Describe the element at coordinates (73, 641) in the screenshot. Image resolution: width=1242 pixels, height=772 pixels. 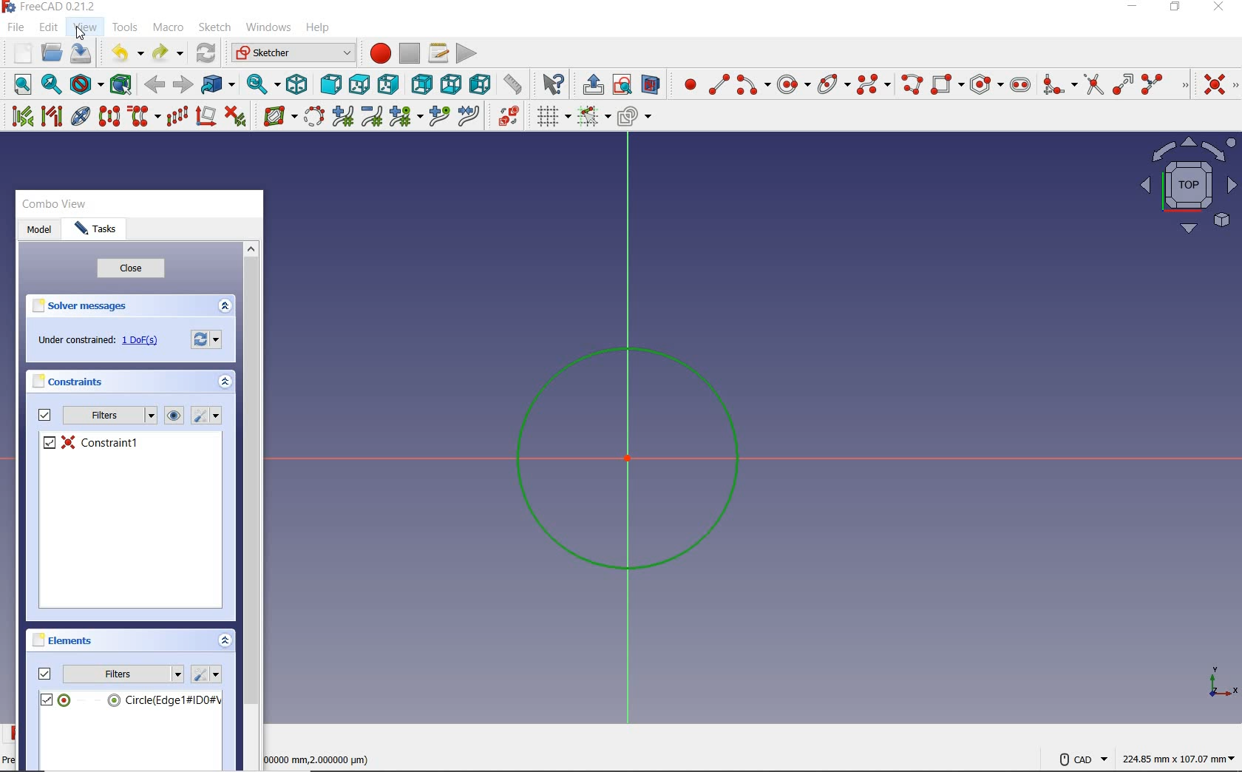
I see `elements` at that location.